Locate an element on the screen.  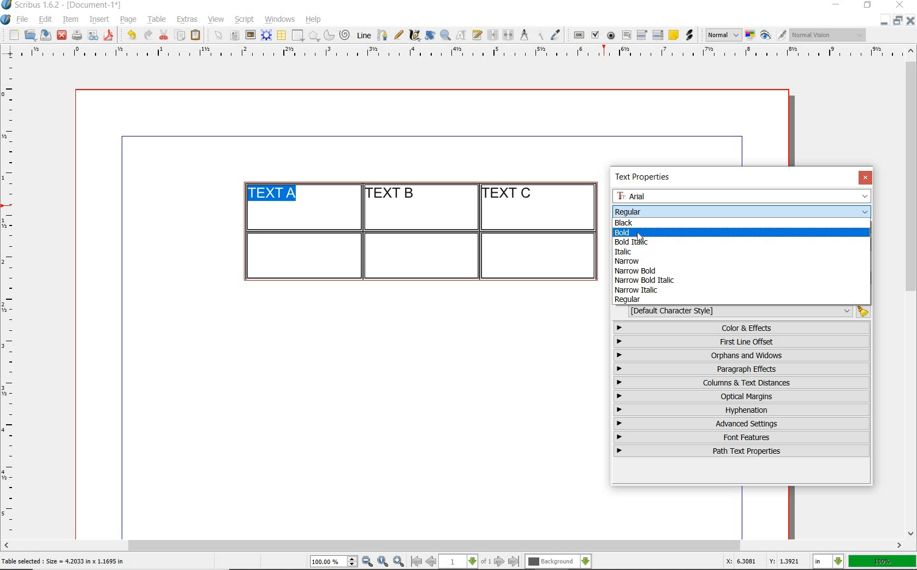
view is located at coordinates (216, 19).